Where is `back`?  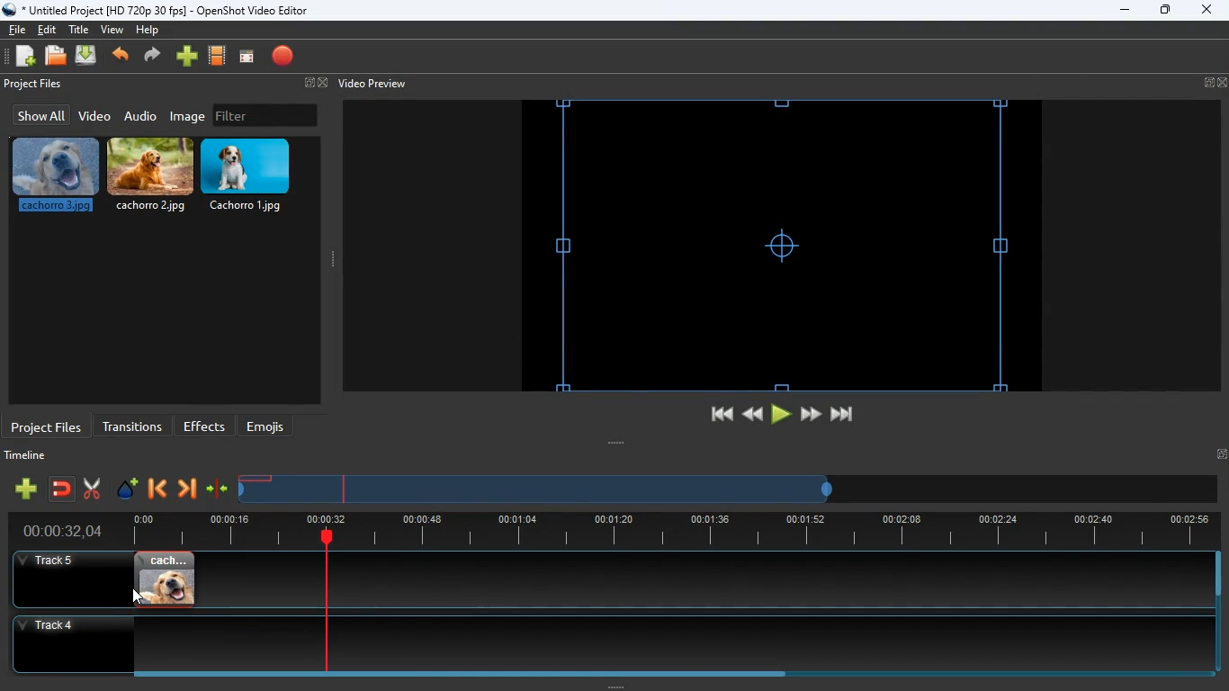 back is located at coordinates (122, 57).